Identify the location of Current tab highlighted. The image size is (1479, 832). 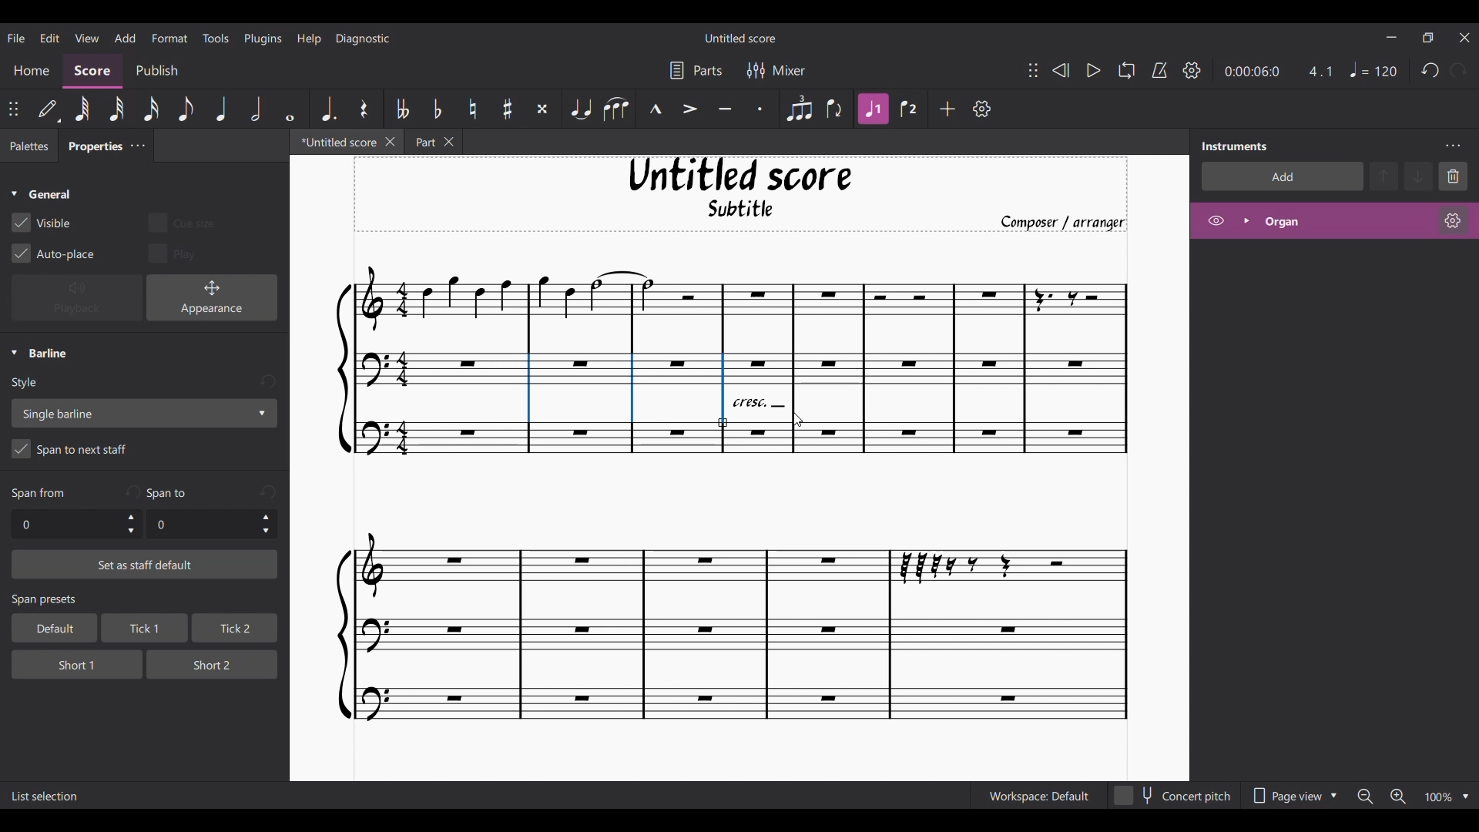
(334, 144).